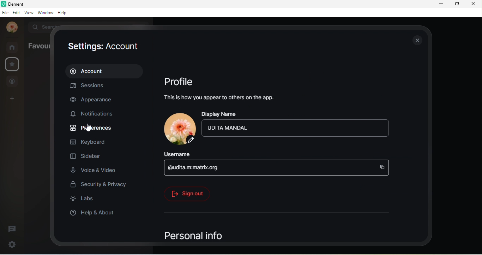 Image resolution: width=482 pixels, height=255 pixels. What do you see at coordinates (105, 72) in the screenshot?
I see `account` at bounding box center [105, 72].